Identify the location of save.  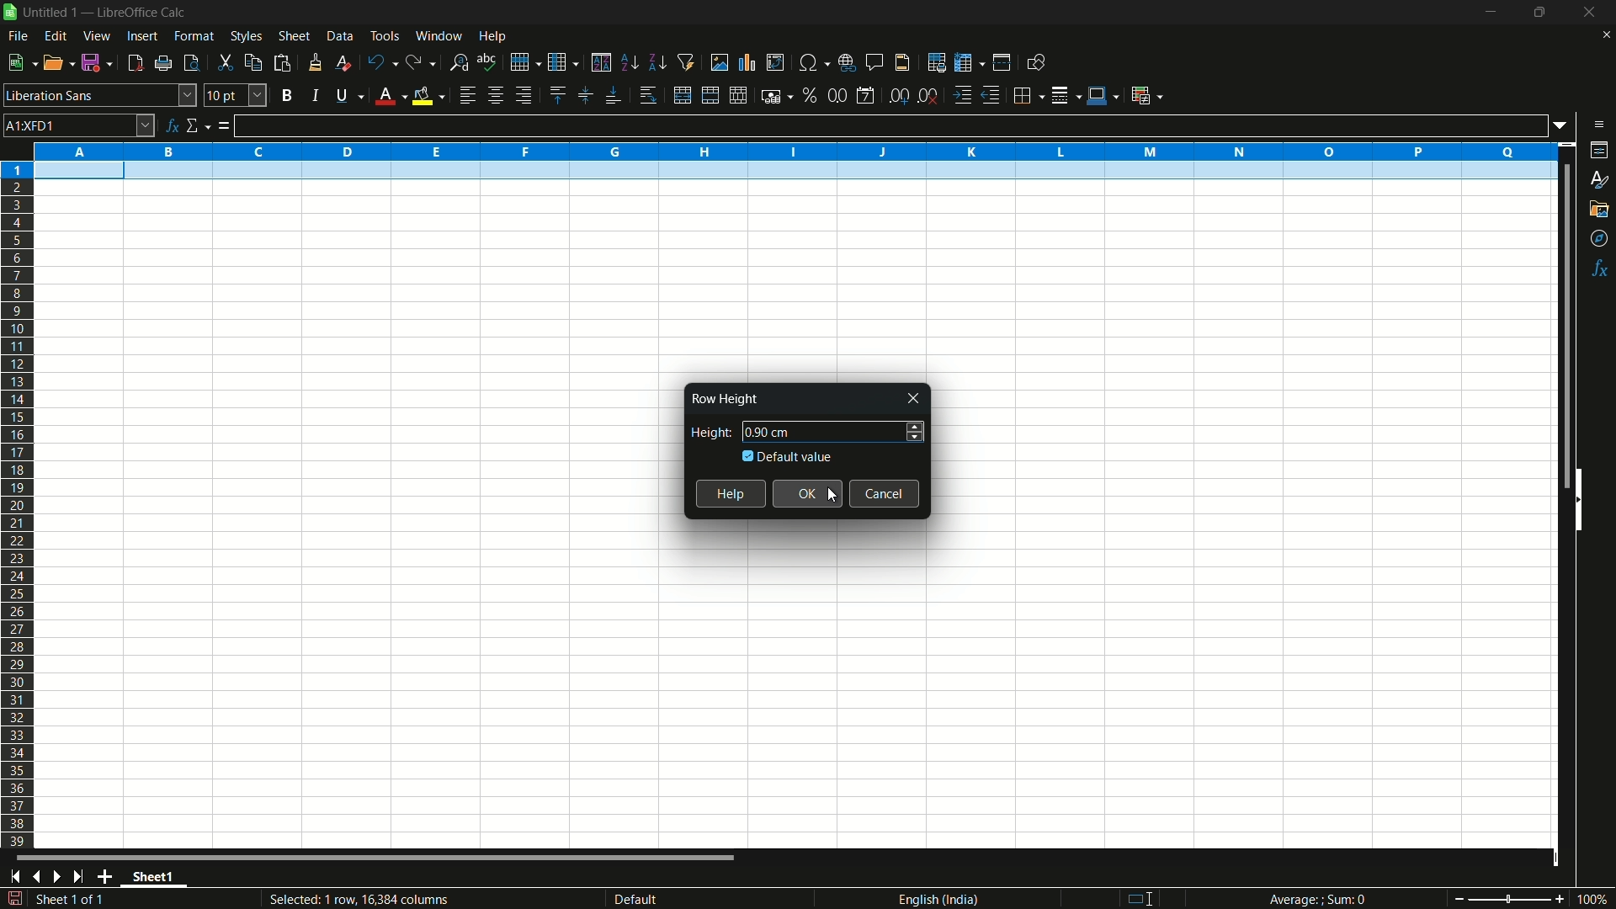
(14, 899).